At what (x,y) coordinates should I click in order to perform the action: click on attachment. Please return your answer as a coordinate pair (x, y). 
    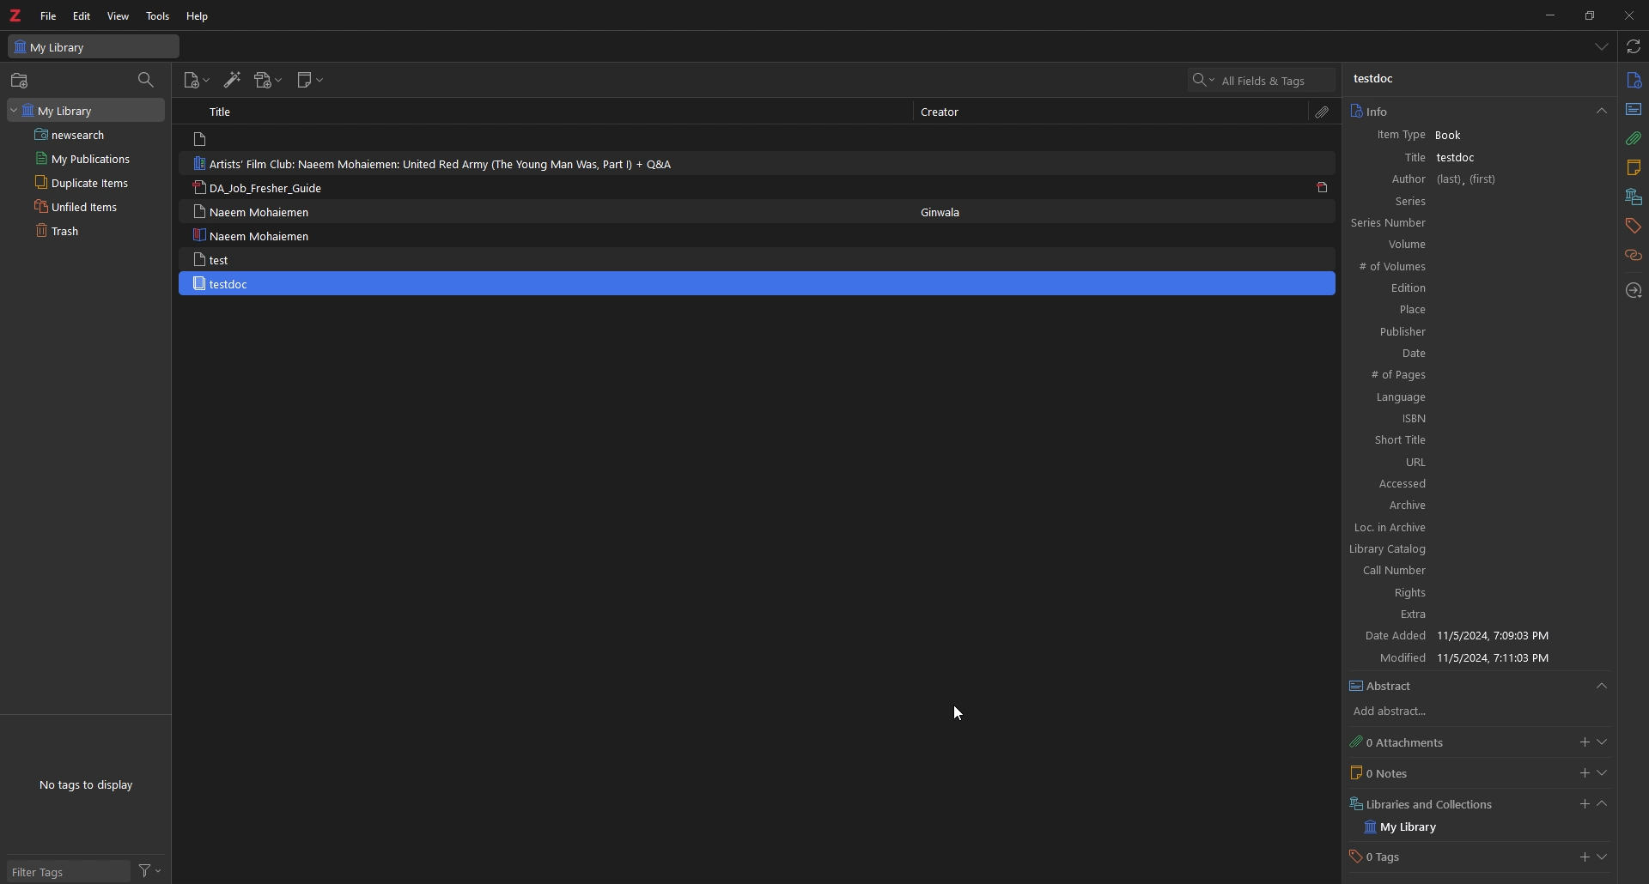
    Looking at the image, I should click on (1633, 139).